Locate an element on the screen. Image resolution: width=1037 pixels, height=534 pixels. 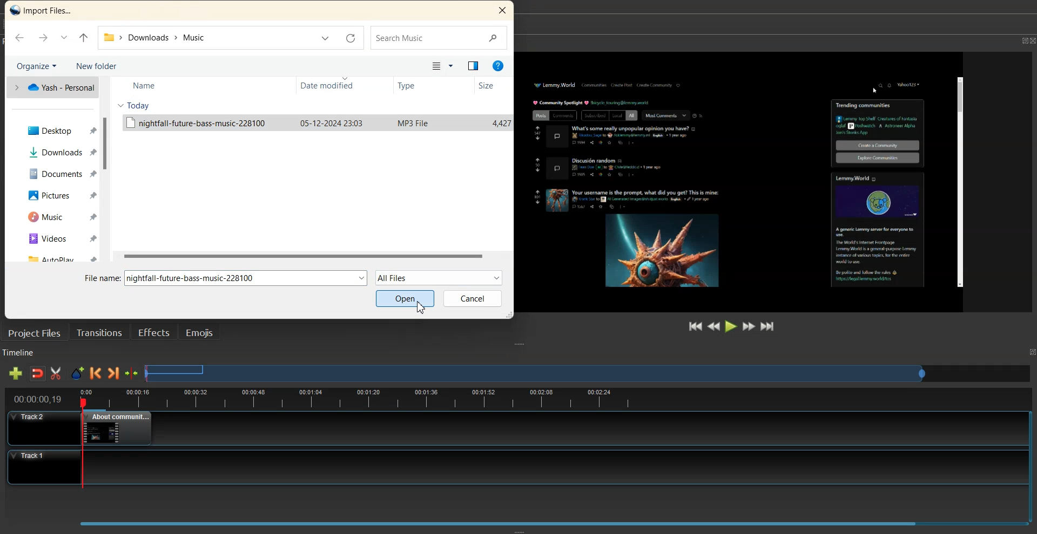
Slider is located at coordinates (516, 520).